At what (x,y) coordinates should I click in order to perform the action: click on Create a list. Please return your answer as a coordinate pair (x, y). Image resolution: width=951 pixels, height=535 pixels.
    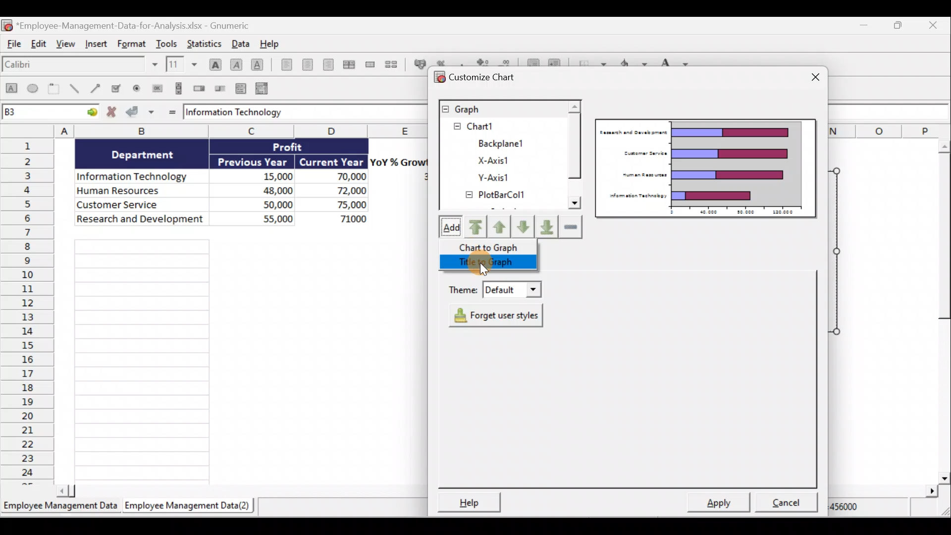
    Looking at the image, I should click on (240, 90).